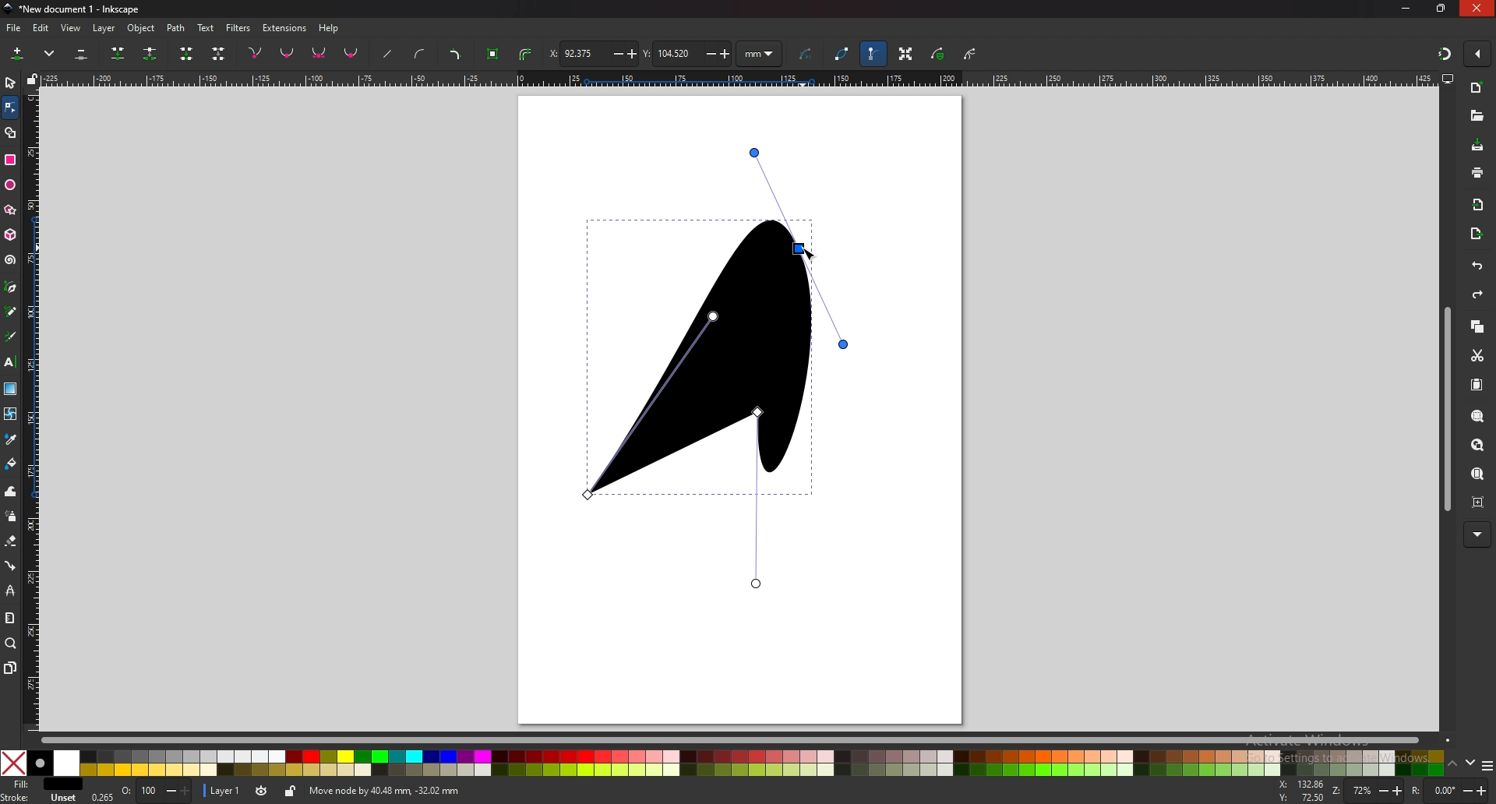 The image size is (1496, 804). What do you see at coordinates (9, 107) in the screenshot?
I see `node` at bounding box center [9, 107].